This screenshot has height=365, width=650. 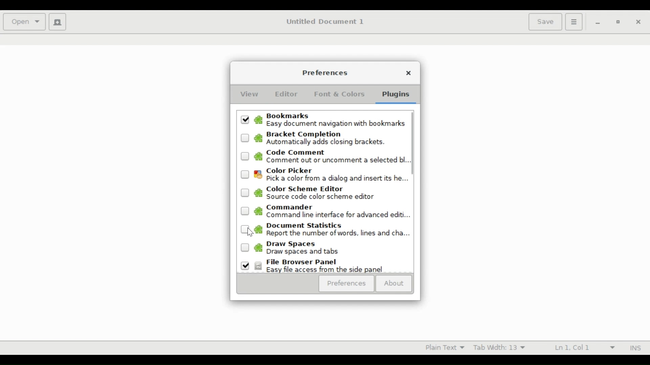 I want to click on (un)select Code Command. Comment out or uncomment a selected bl..., so click(x=331, y=157).